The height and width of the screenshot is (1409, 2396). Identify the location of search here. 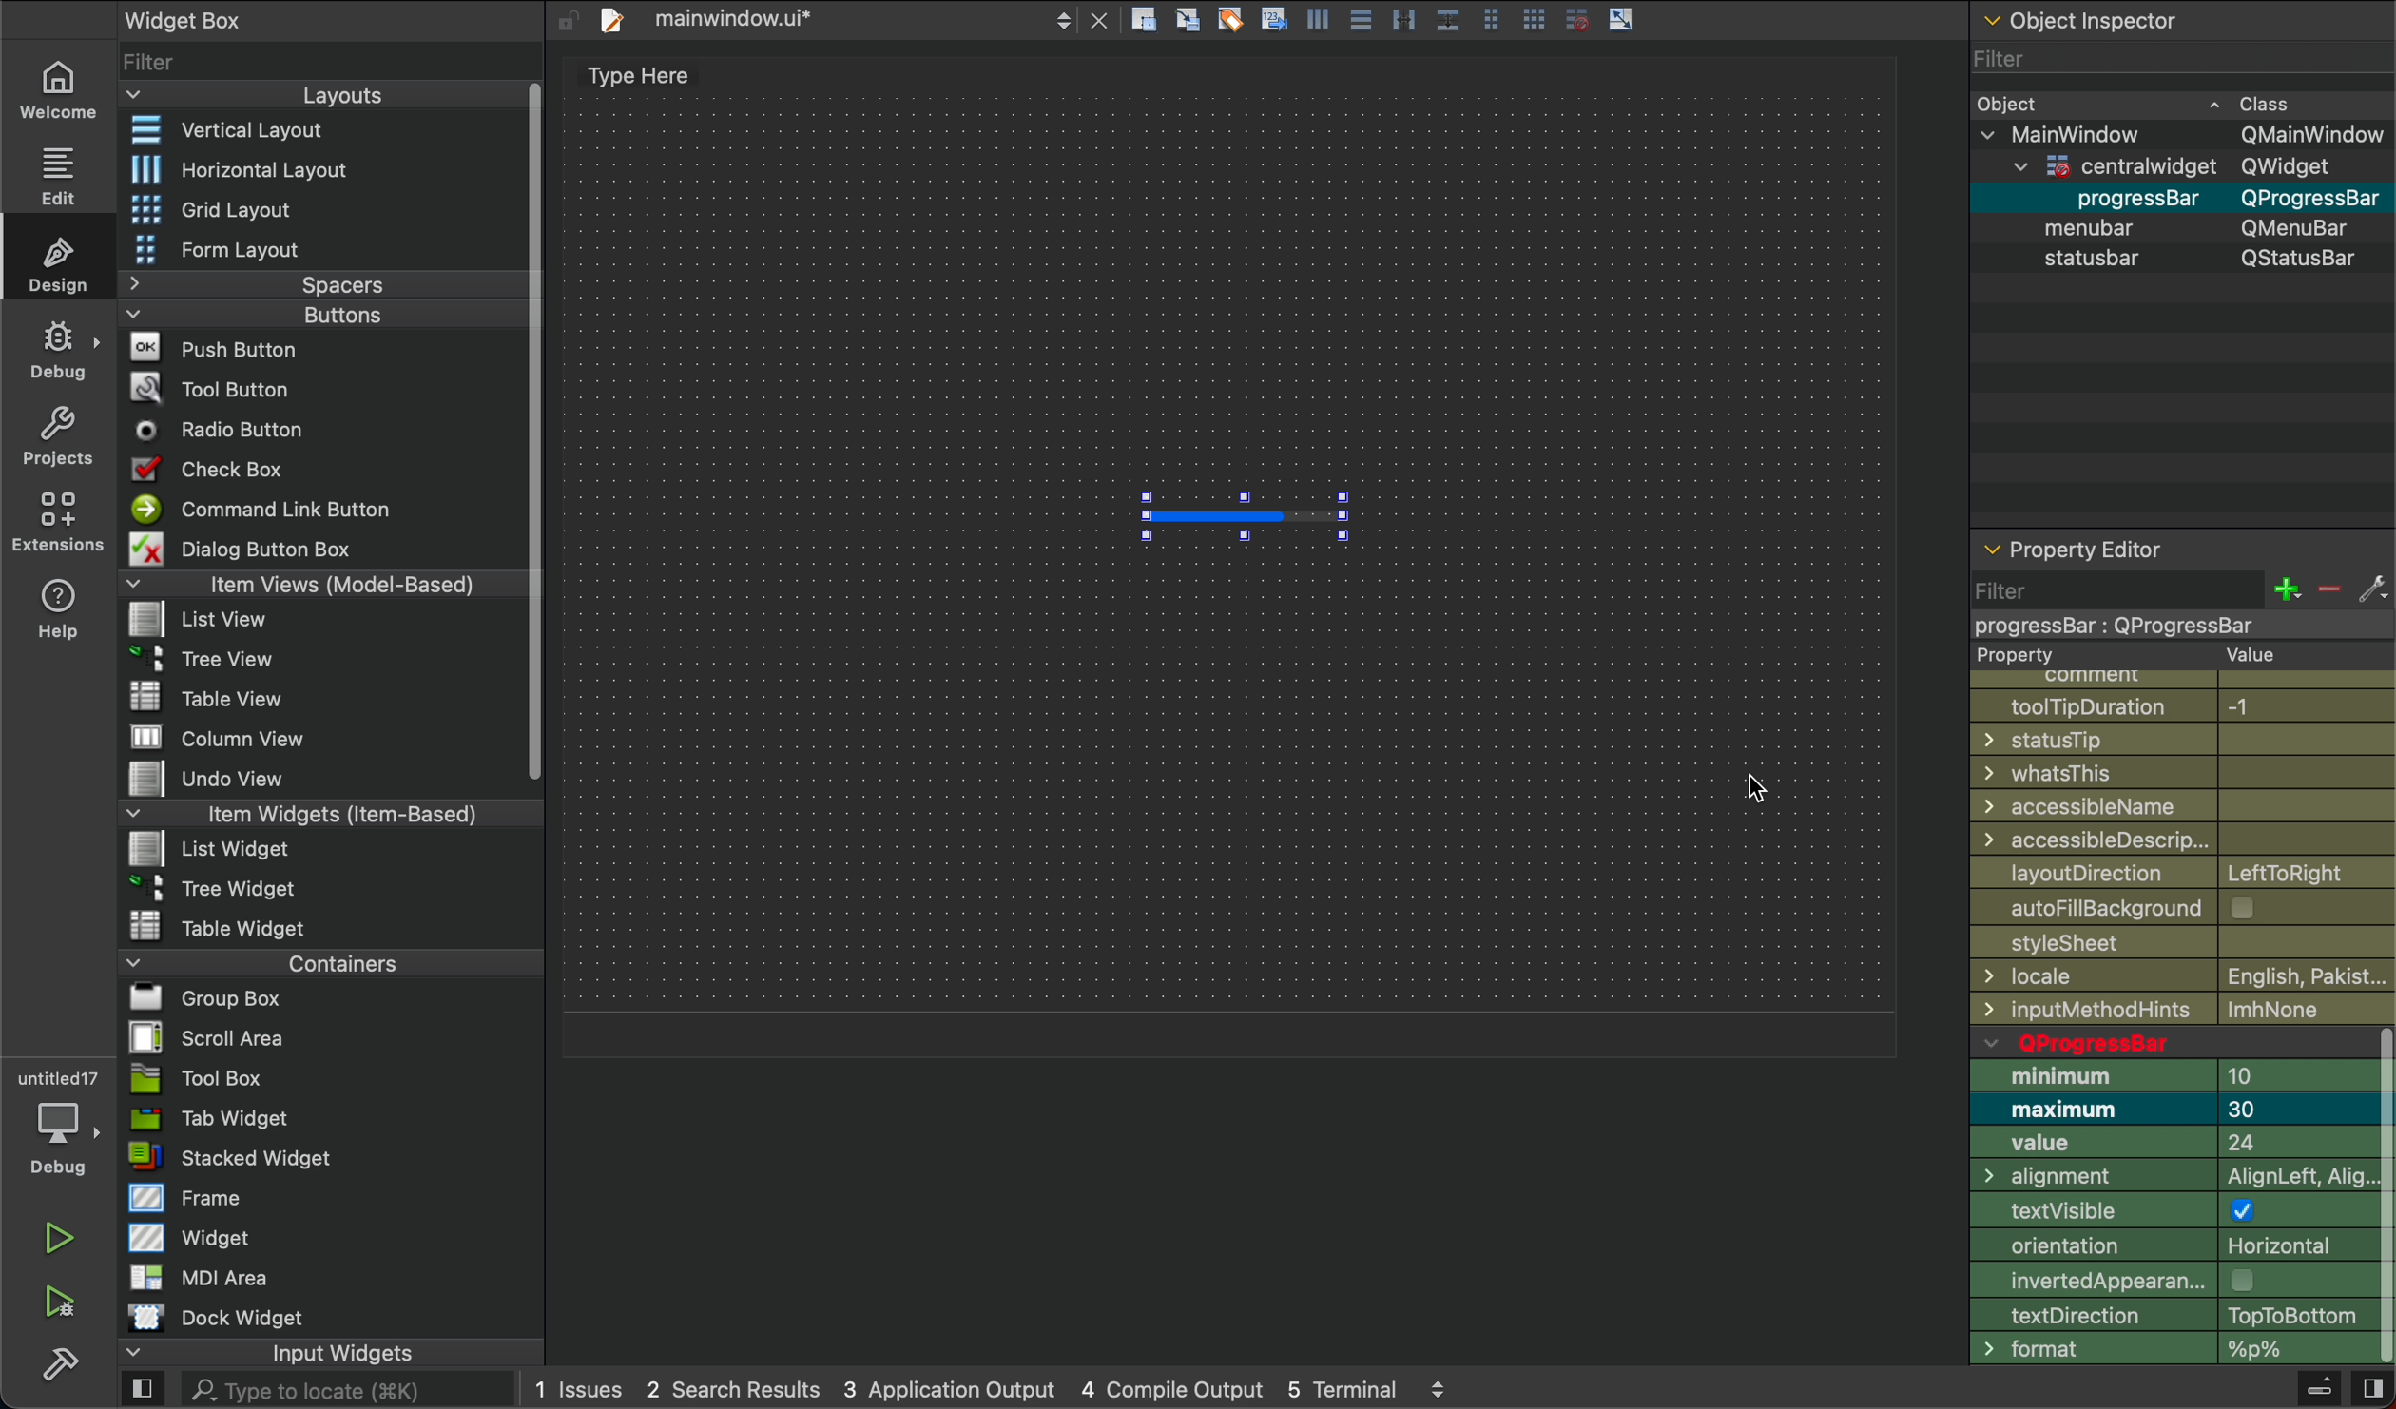
(346, 1391).